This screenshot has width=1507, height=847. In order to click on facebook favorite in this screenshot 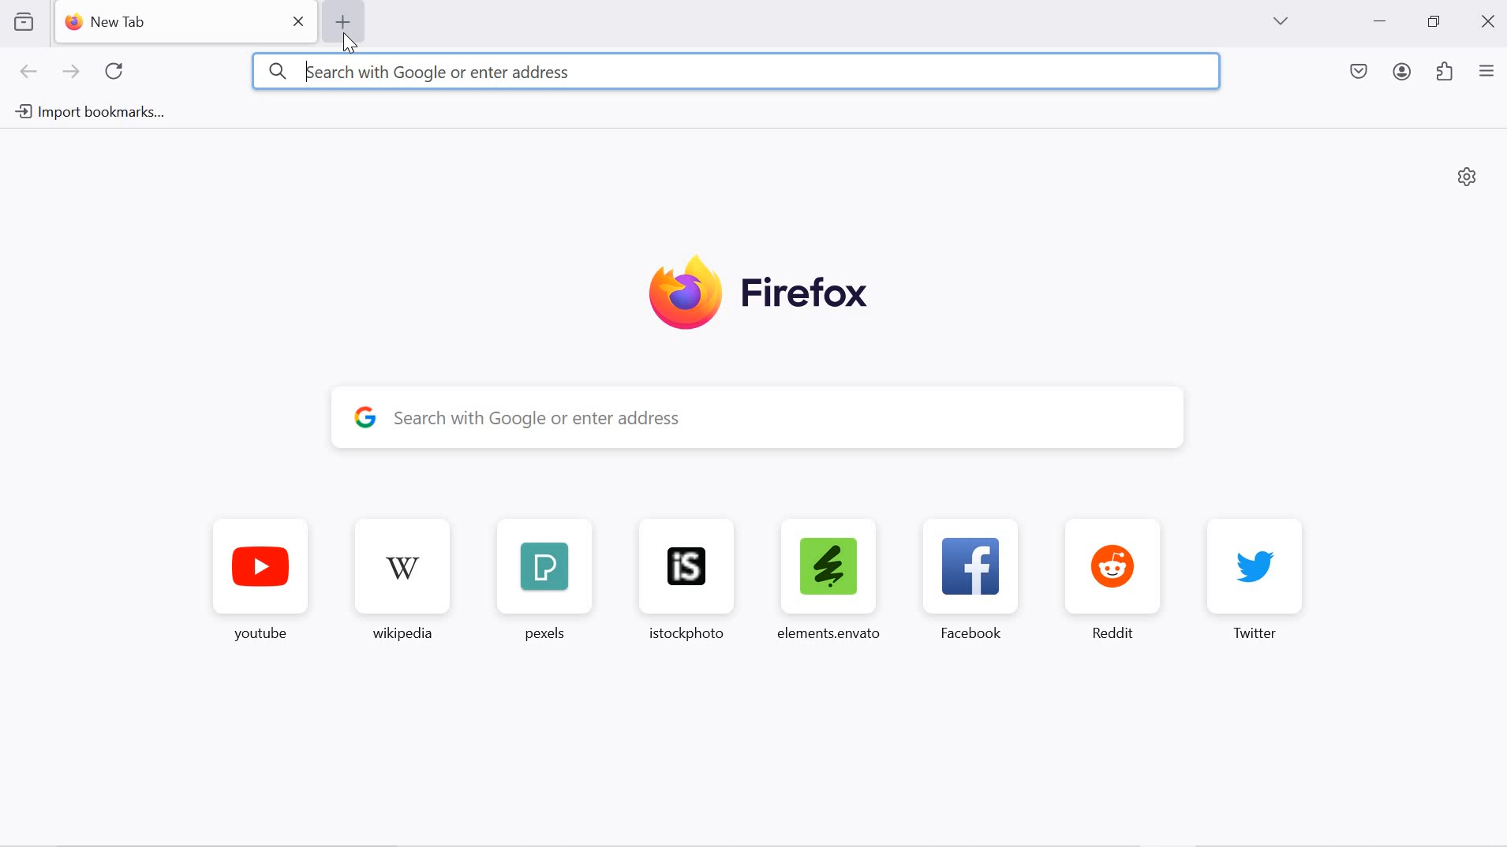, I will do `click(976, 579)`.